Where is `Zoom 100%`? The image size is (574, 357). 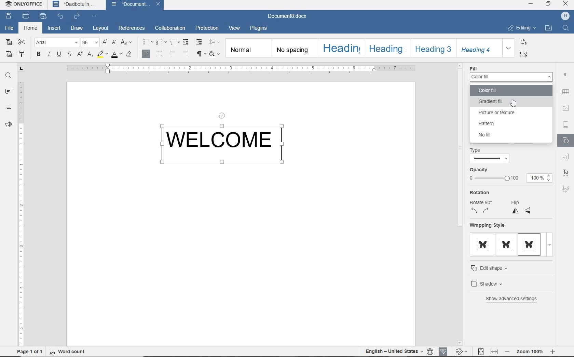
Zoom 100% is located at coordinates (531, 352).